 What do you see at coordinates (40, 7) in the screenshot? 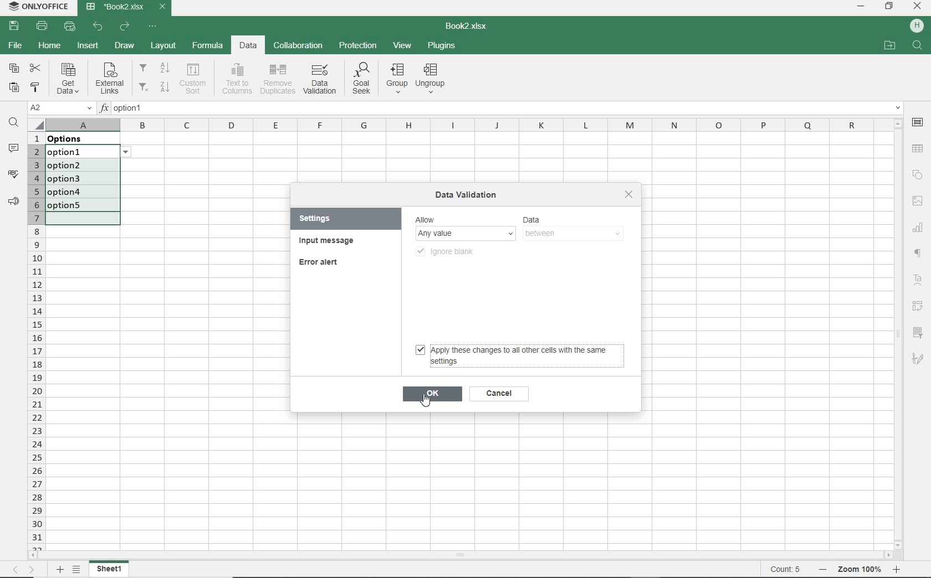
I see `SYSTEM NAME` at bounding box center [40, 7].